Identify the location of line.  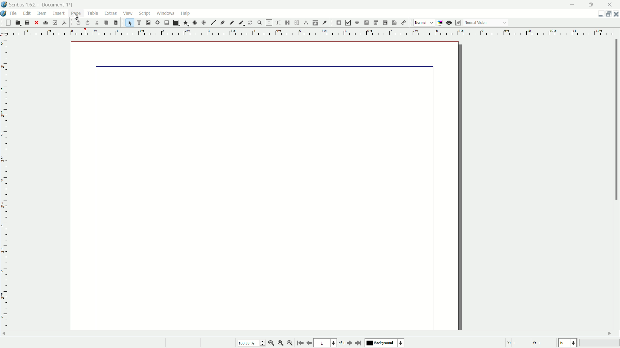
(213, 23).